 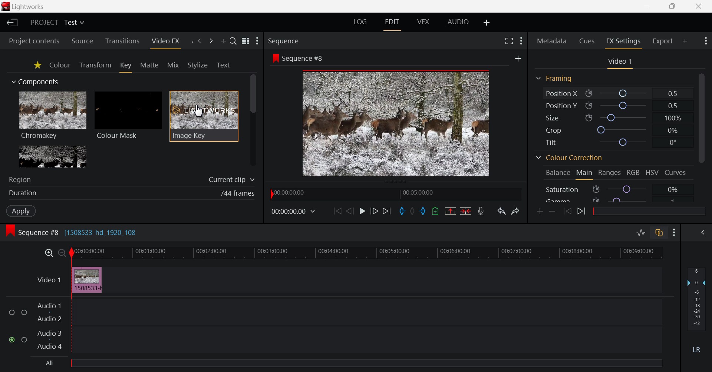 I want to click on Matte, so click(x=151, y=66).